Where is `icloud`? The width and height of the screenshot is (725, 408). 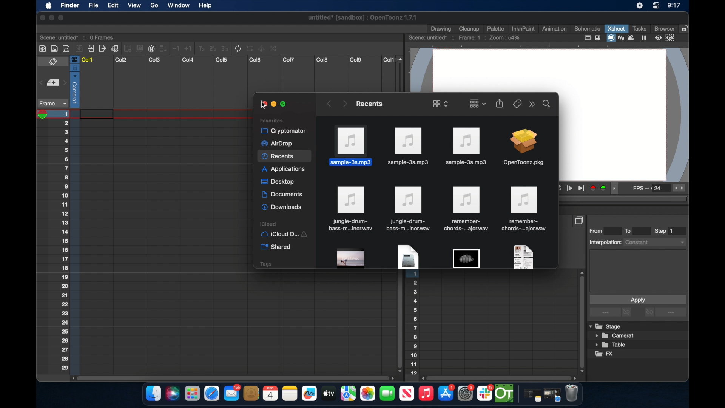
icloud is located at coordinates (286, 224).